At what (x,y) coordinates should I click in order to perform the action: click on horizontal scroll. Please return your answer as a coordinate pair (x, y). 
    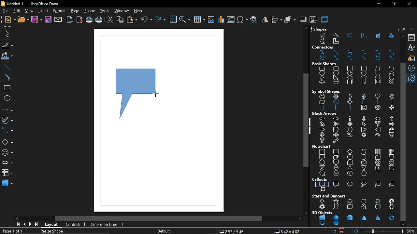
    Looking at the image, I should click on (349, 207).